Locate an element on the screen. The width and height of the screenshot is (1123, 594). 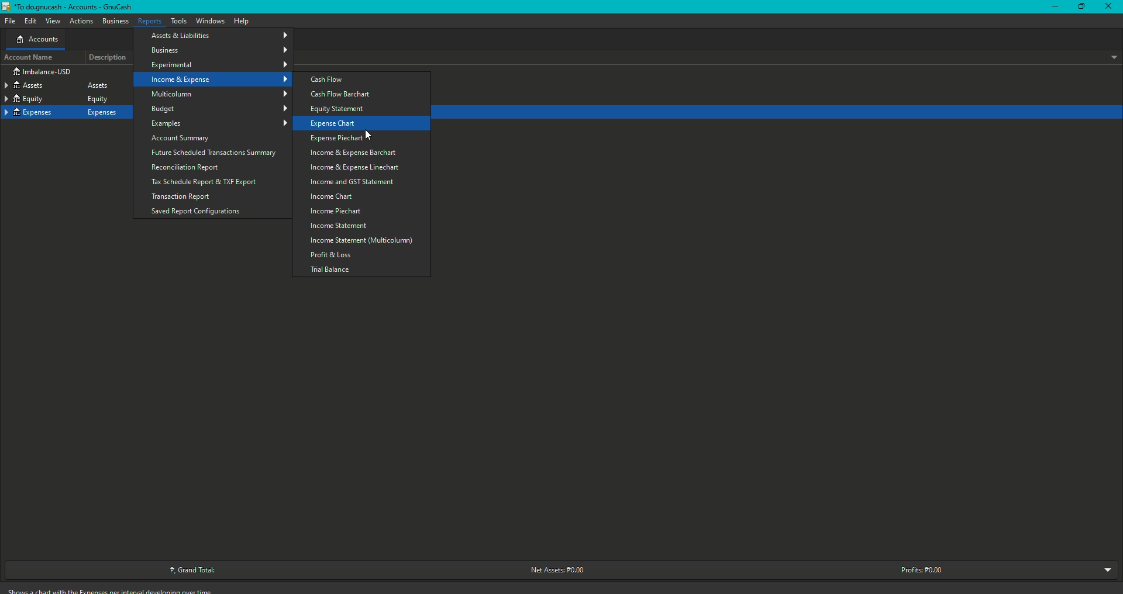
Reconciliation Report is located at coordinates (187, 167).